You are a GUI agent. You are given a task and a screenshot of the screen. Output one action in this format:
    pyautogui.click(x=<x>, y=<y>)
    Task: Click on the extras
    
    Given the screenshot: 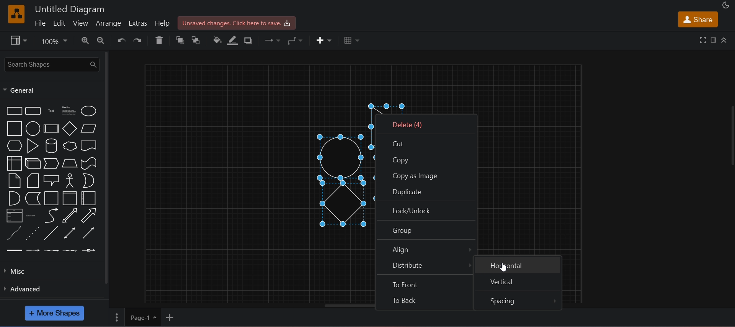 What is the action you would take?
    pyautogui.click(x=139, y=22)
    